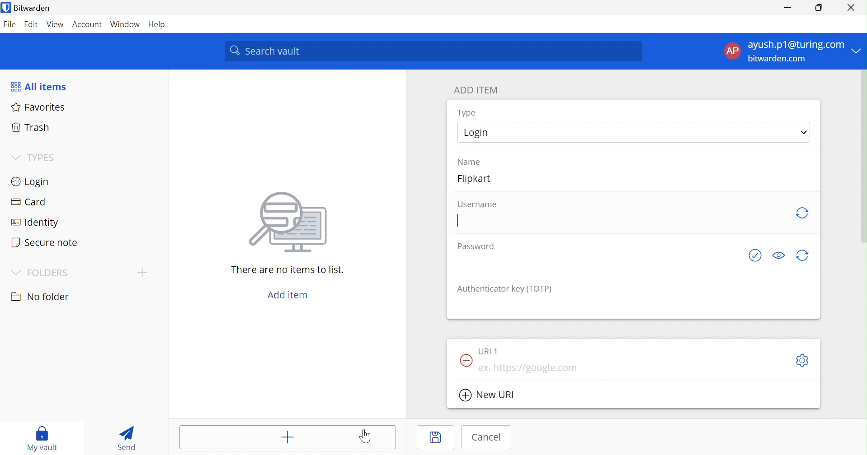 This screenshot has width=867, height=455. What do you see at coordinates (858, 50) in the screenshot?
I see `Drop Down` at bounding box center [858, 50].